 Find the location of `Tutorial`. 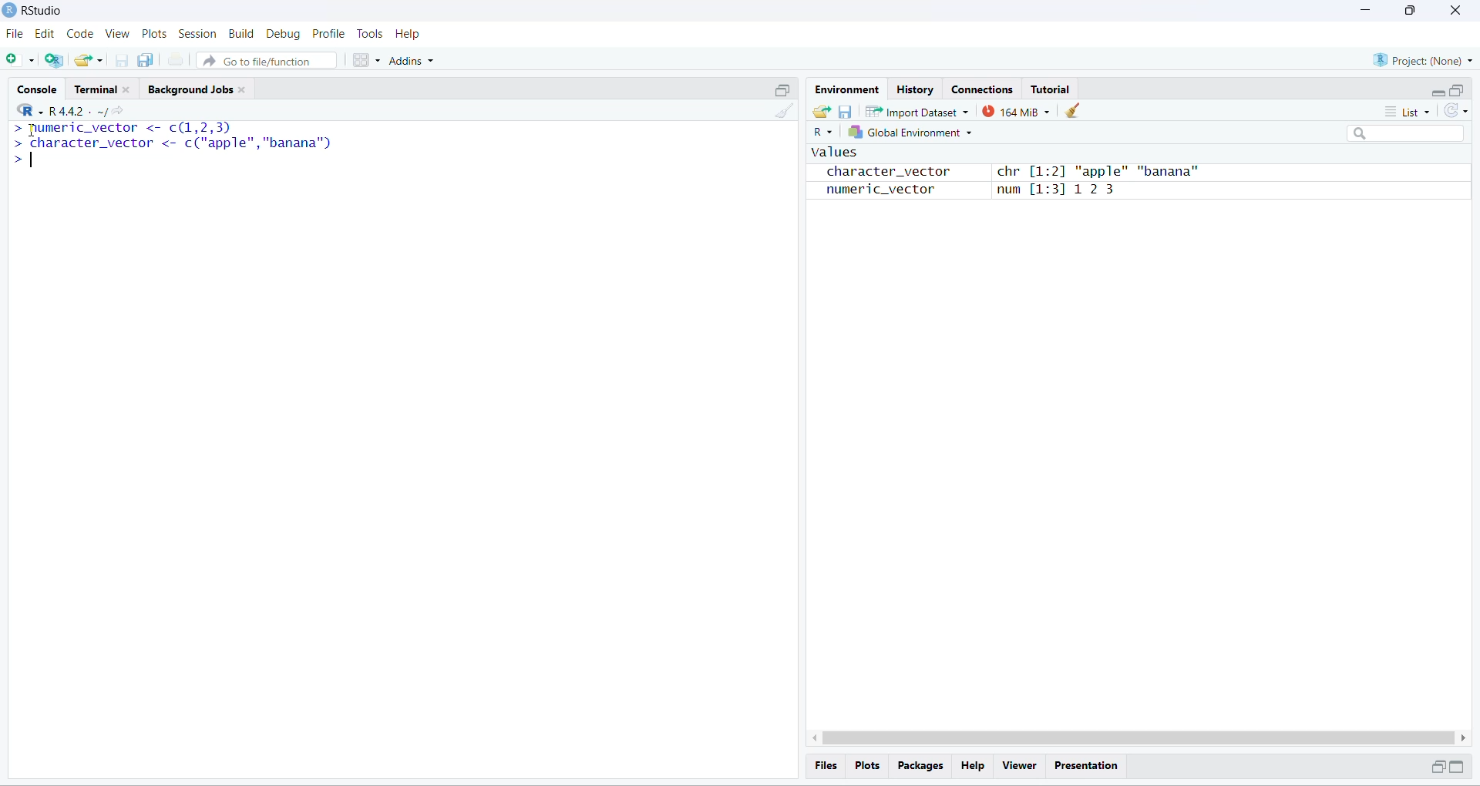

Tutorial is located at coordinates (1050, 89).